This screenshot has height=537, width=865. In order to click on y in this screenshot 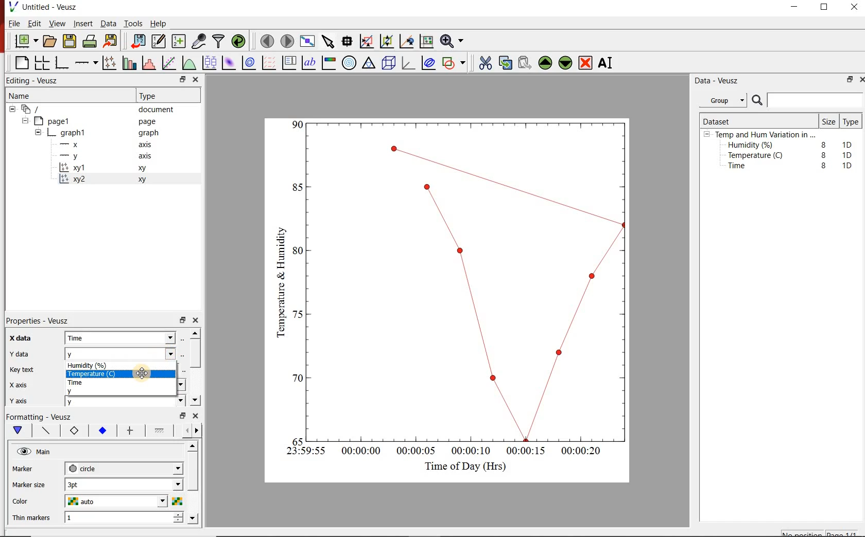, I will do `click(79, 391)`.